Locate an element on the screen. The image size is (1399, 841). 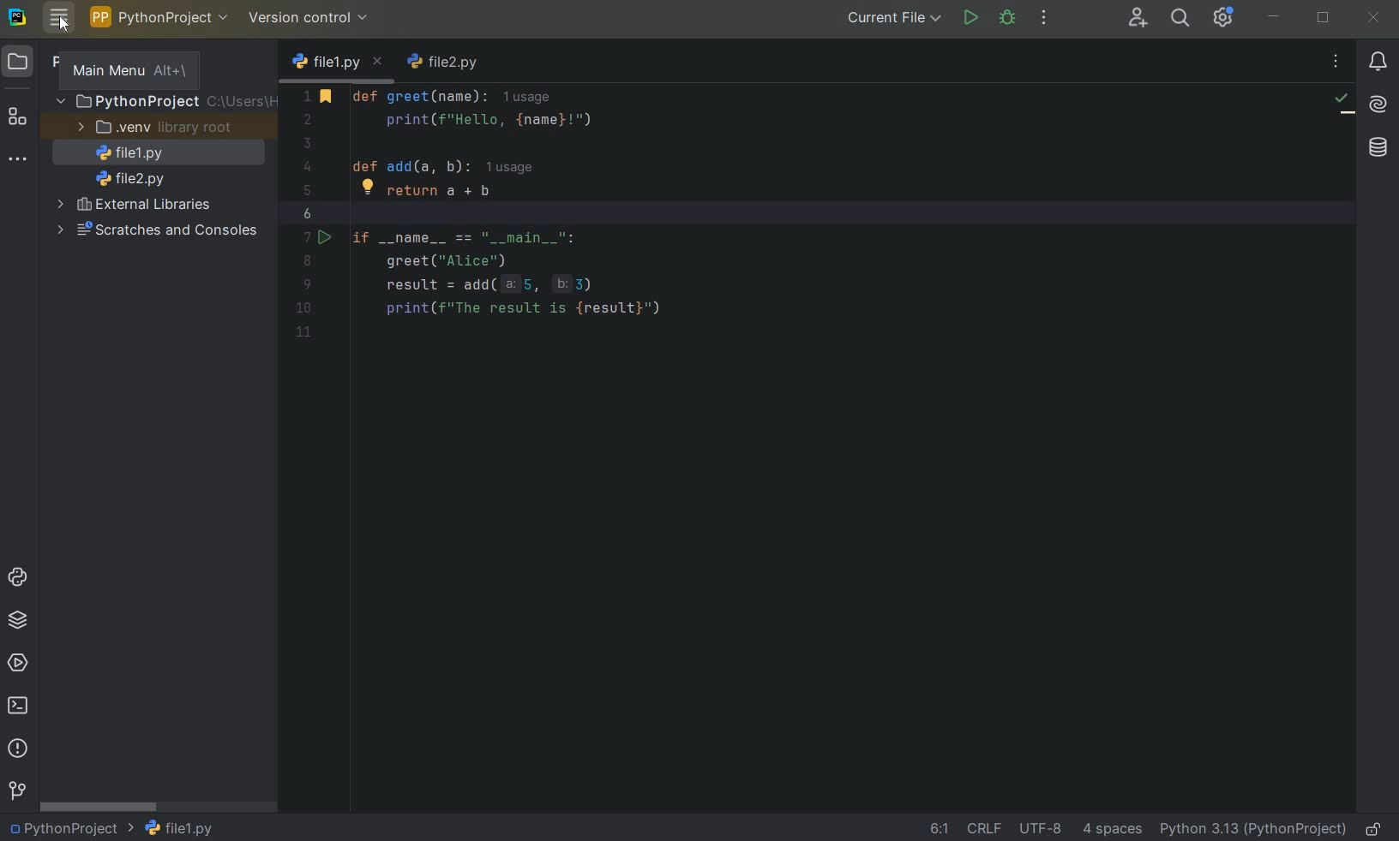
search everywhere is located at coordinates (1181, 17).